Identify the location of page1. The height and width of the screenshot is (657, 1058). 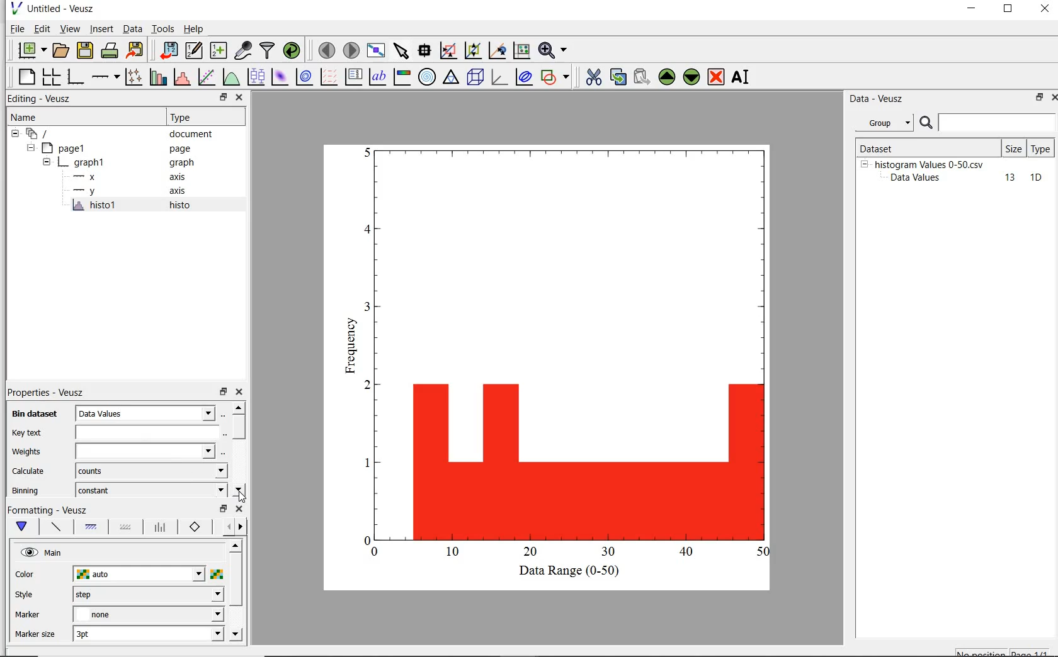
(66, 149).